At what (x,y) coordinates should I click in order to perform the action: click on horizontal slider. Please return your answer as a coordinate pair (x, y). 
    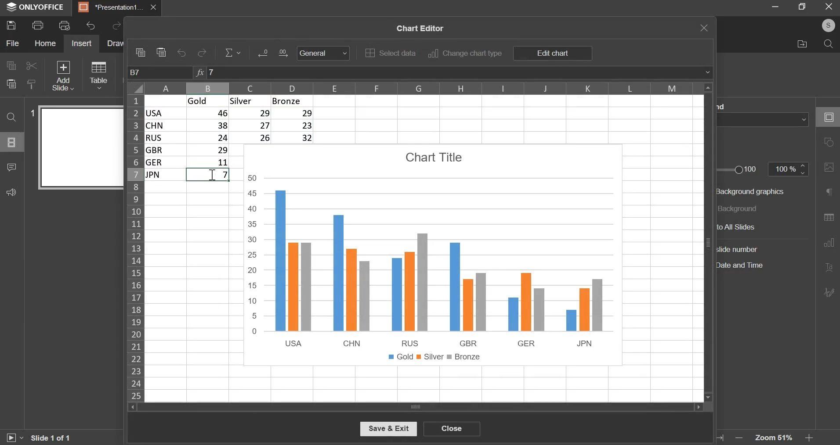
    Looking at the image, I should click on (415, 407).